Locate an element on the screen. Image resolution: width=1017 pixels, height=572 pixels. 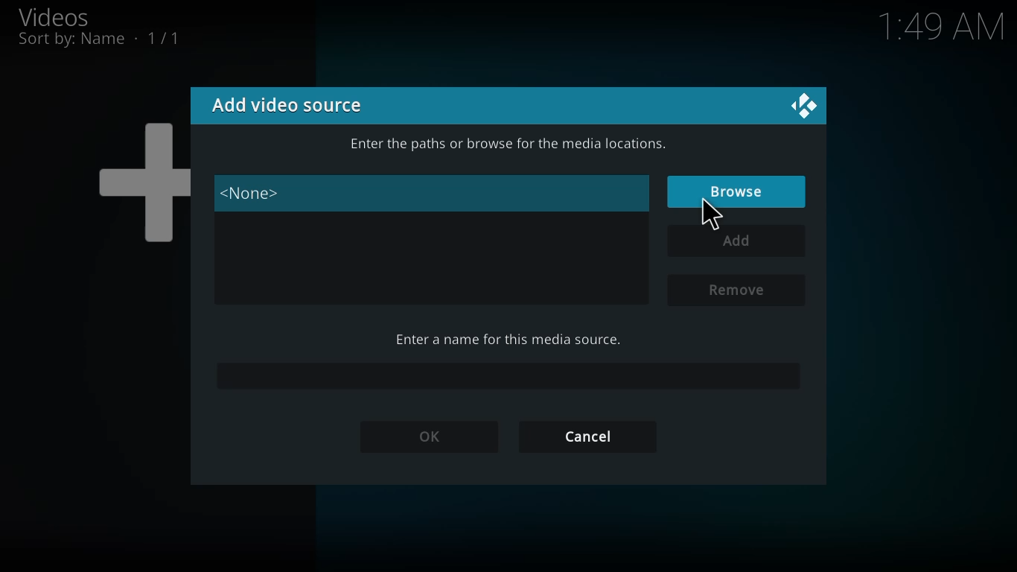
time is located at coordinates (943, 29).